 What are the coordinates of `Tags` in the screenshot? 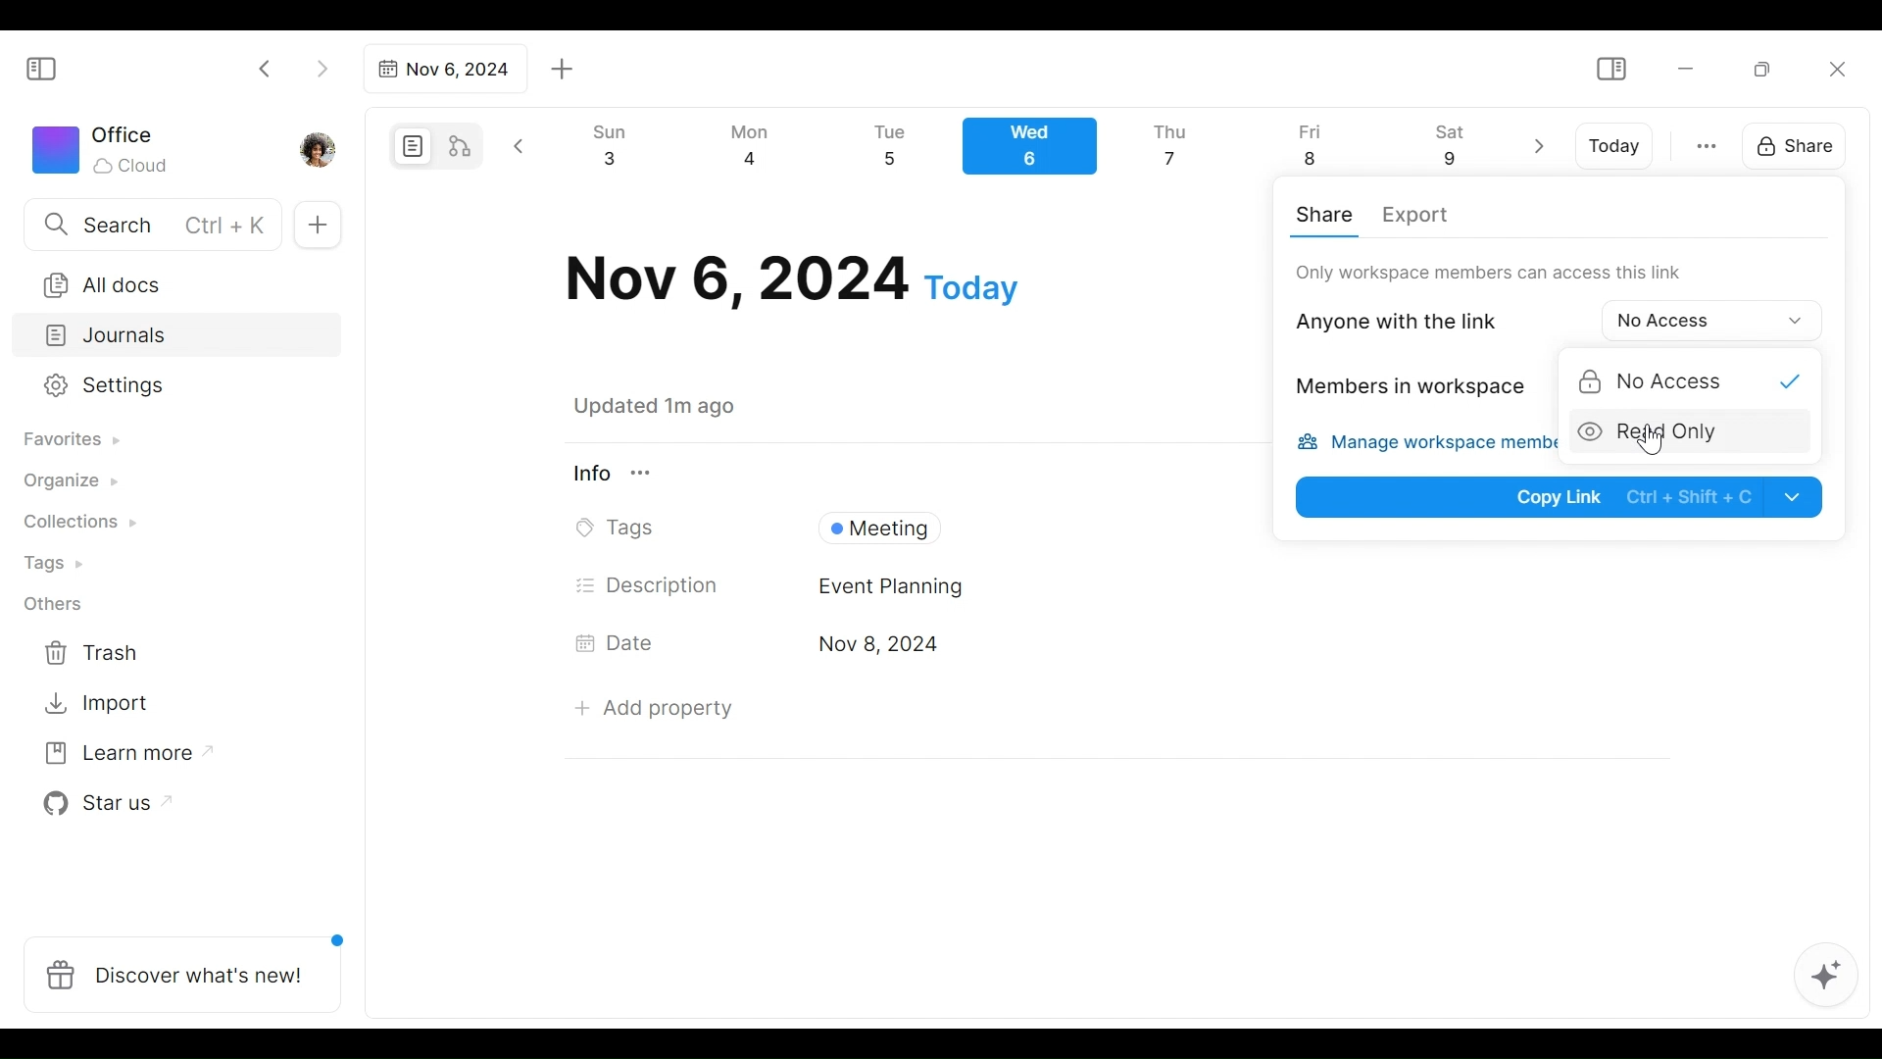 It's located at (56, 566).